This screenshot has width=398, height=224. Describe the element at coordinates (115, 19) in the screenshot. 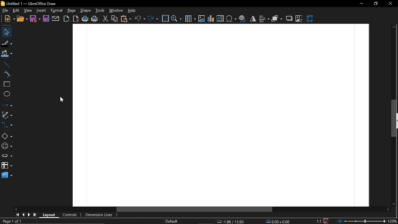

I see `copy` at that location.